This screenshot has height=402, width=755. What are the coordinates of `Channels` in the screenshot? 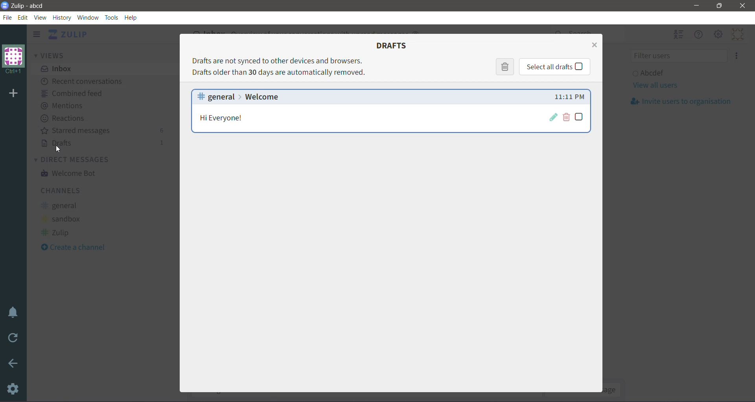 It's located at (63, 190).